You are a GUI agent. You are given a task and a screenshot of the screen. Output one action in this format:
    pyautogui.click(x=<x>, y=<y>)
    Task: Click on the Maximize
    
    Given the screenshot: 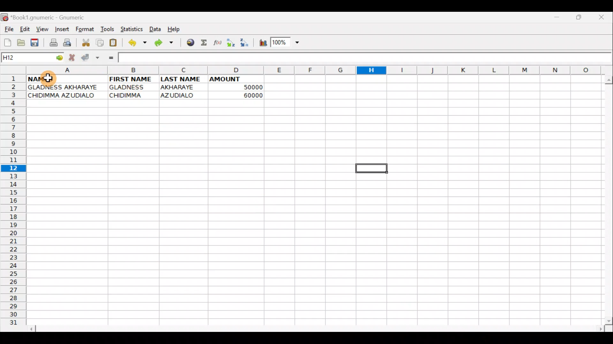 What is the action you would take?
    pyautogui.click(x=581, y=18)
    